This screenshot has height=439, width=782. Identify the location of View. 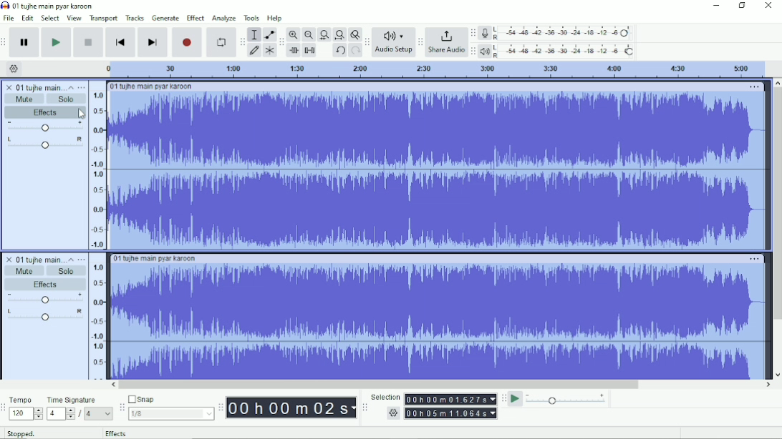
(74, 18).